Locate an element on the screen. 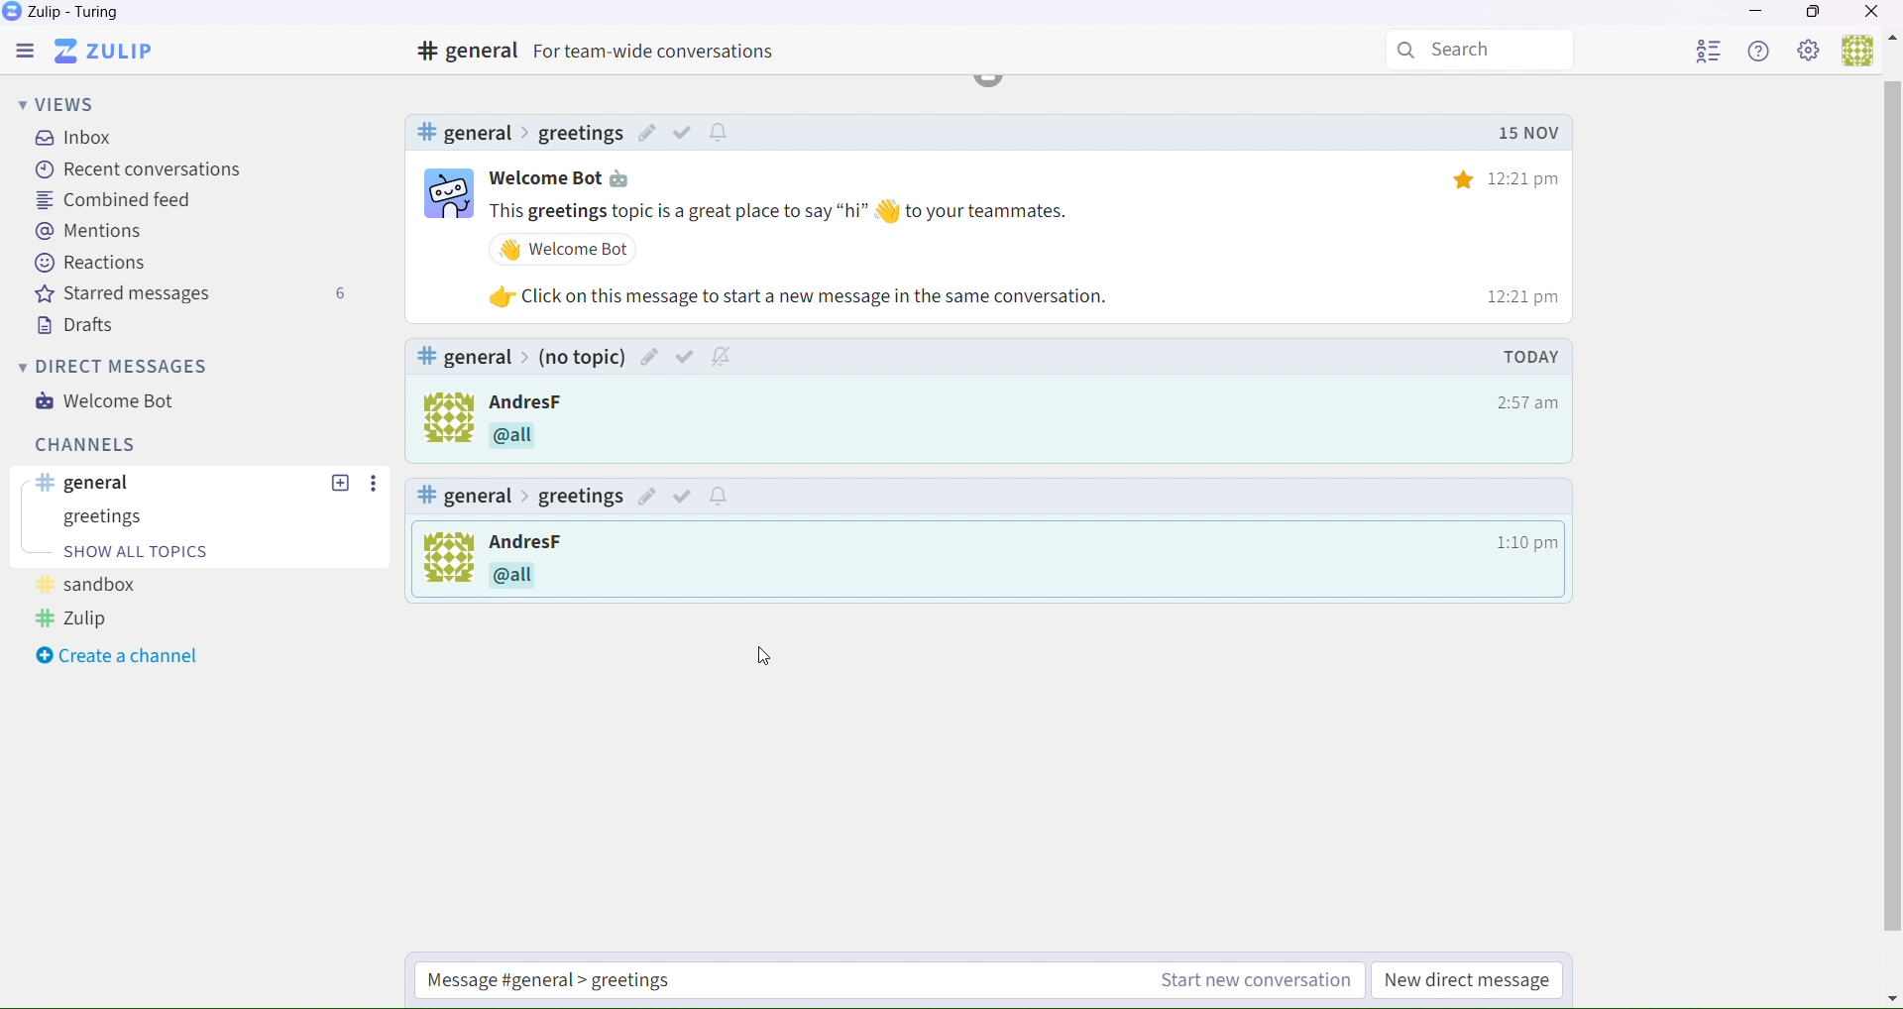   is located at coordinates (529, 402).